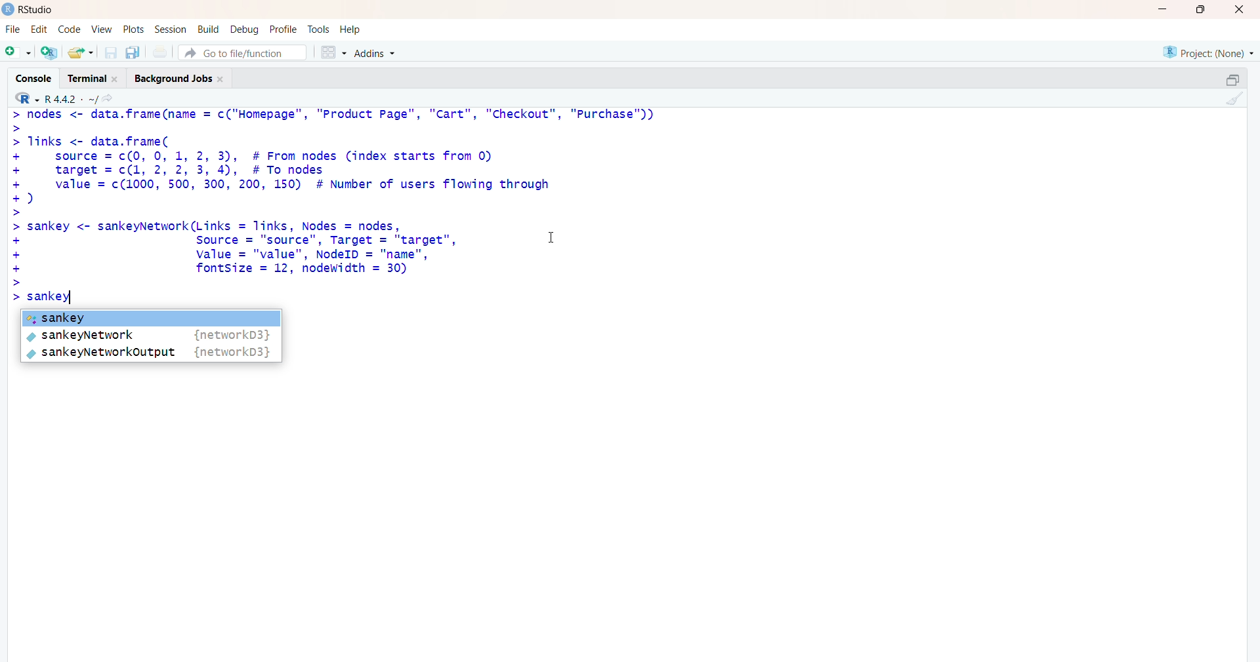  Describe the element at coordinates (130, 28) in the screenshot. I see `plots` at that location.